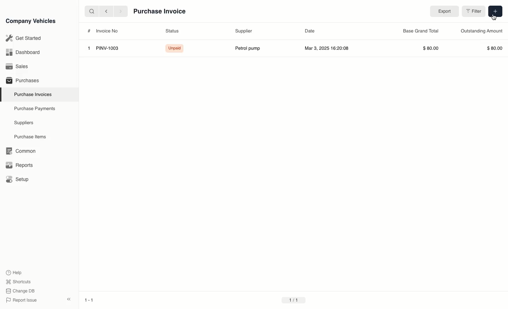 This screenshot has height=309, width=508. I want to click on Shortcuts, so click(19, 282).